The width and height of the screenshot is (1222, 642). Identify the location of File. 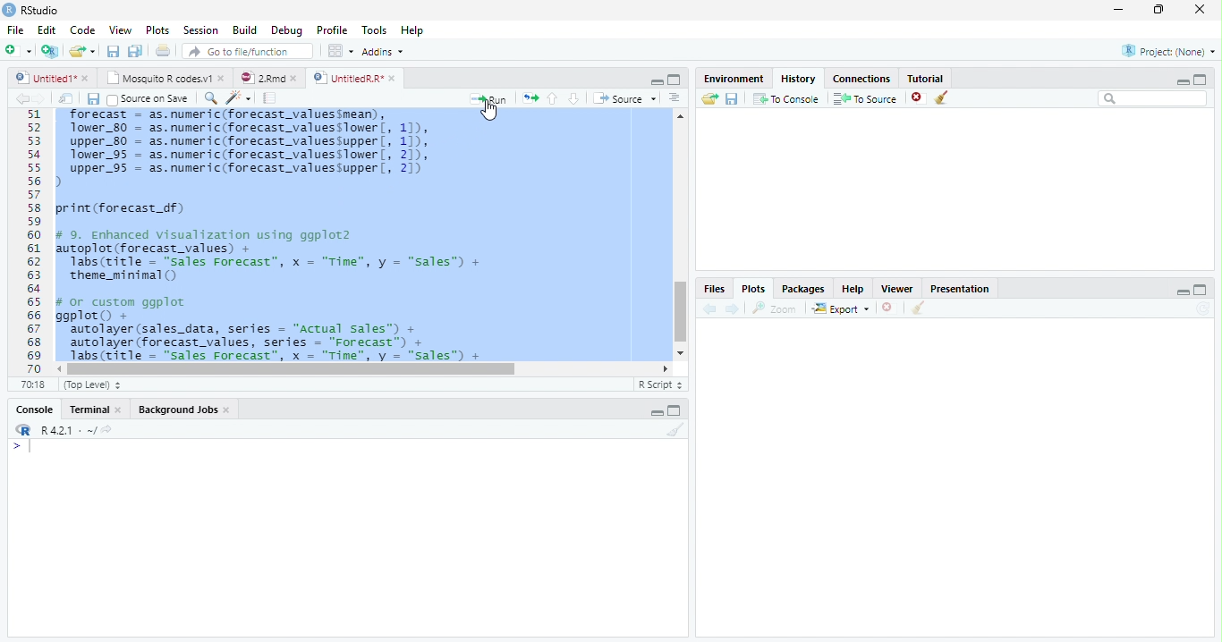
(15, 30).